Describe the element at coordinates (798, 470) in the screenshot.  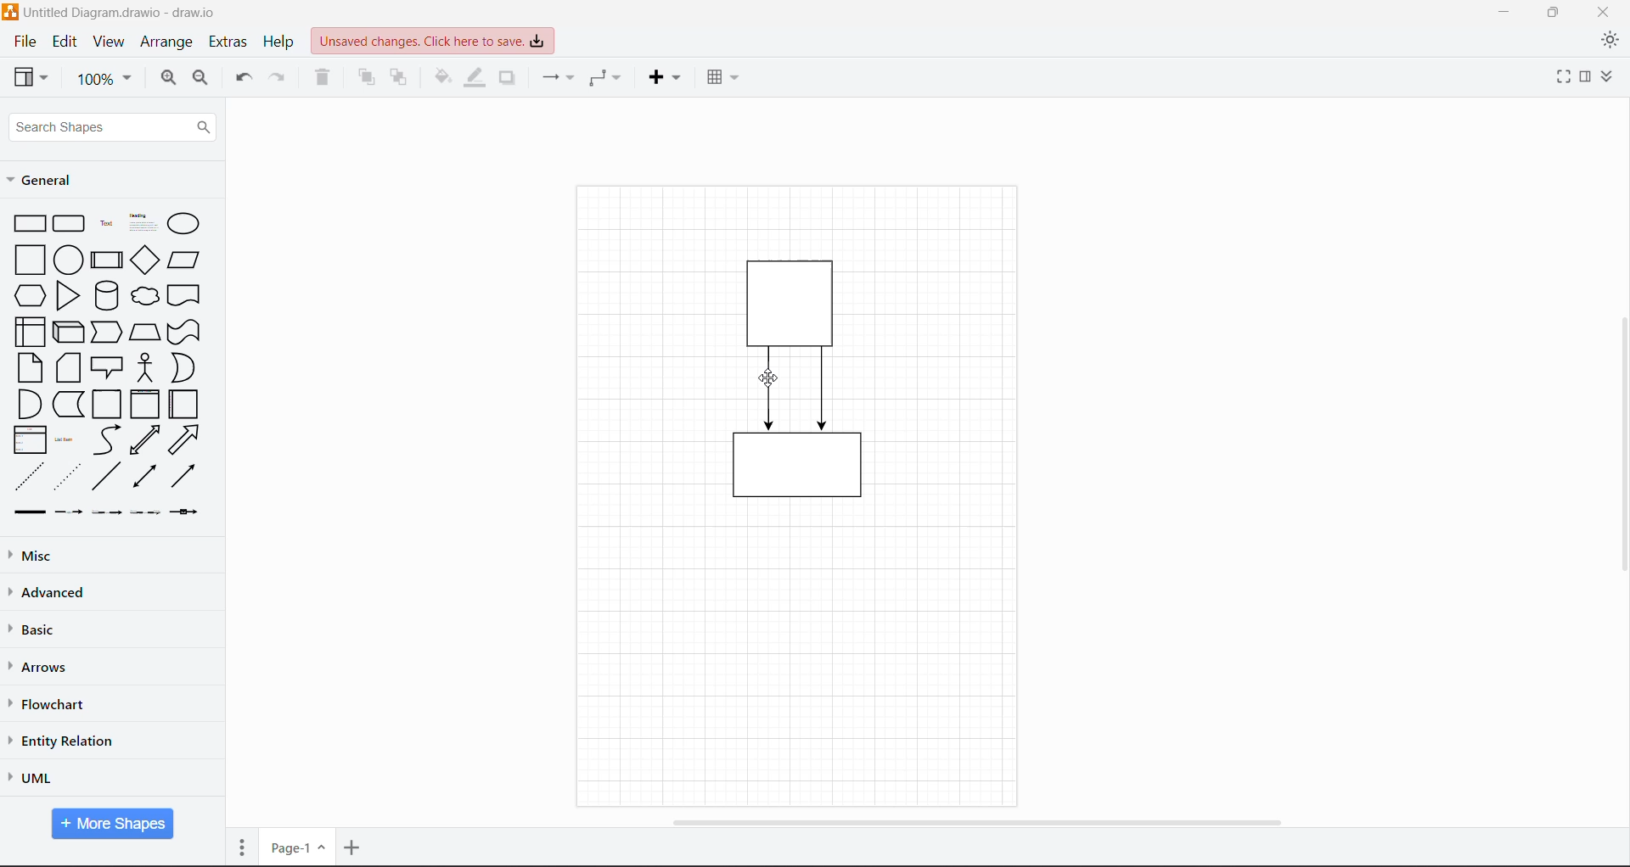
I see `container` at that location.